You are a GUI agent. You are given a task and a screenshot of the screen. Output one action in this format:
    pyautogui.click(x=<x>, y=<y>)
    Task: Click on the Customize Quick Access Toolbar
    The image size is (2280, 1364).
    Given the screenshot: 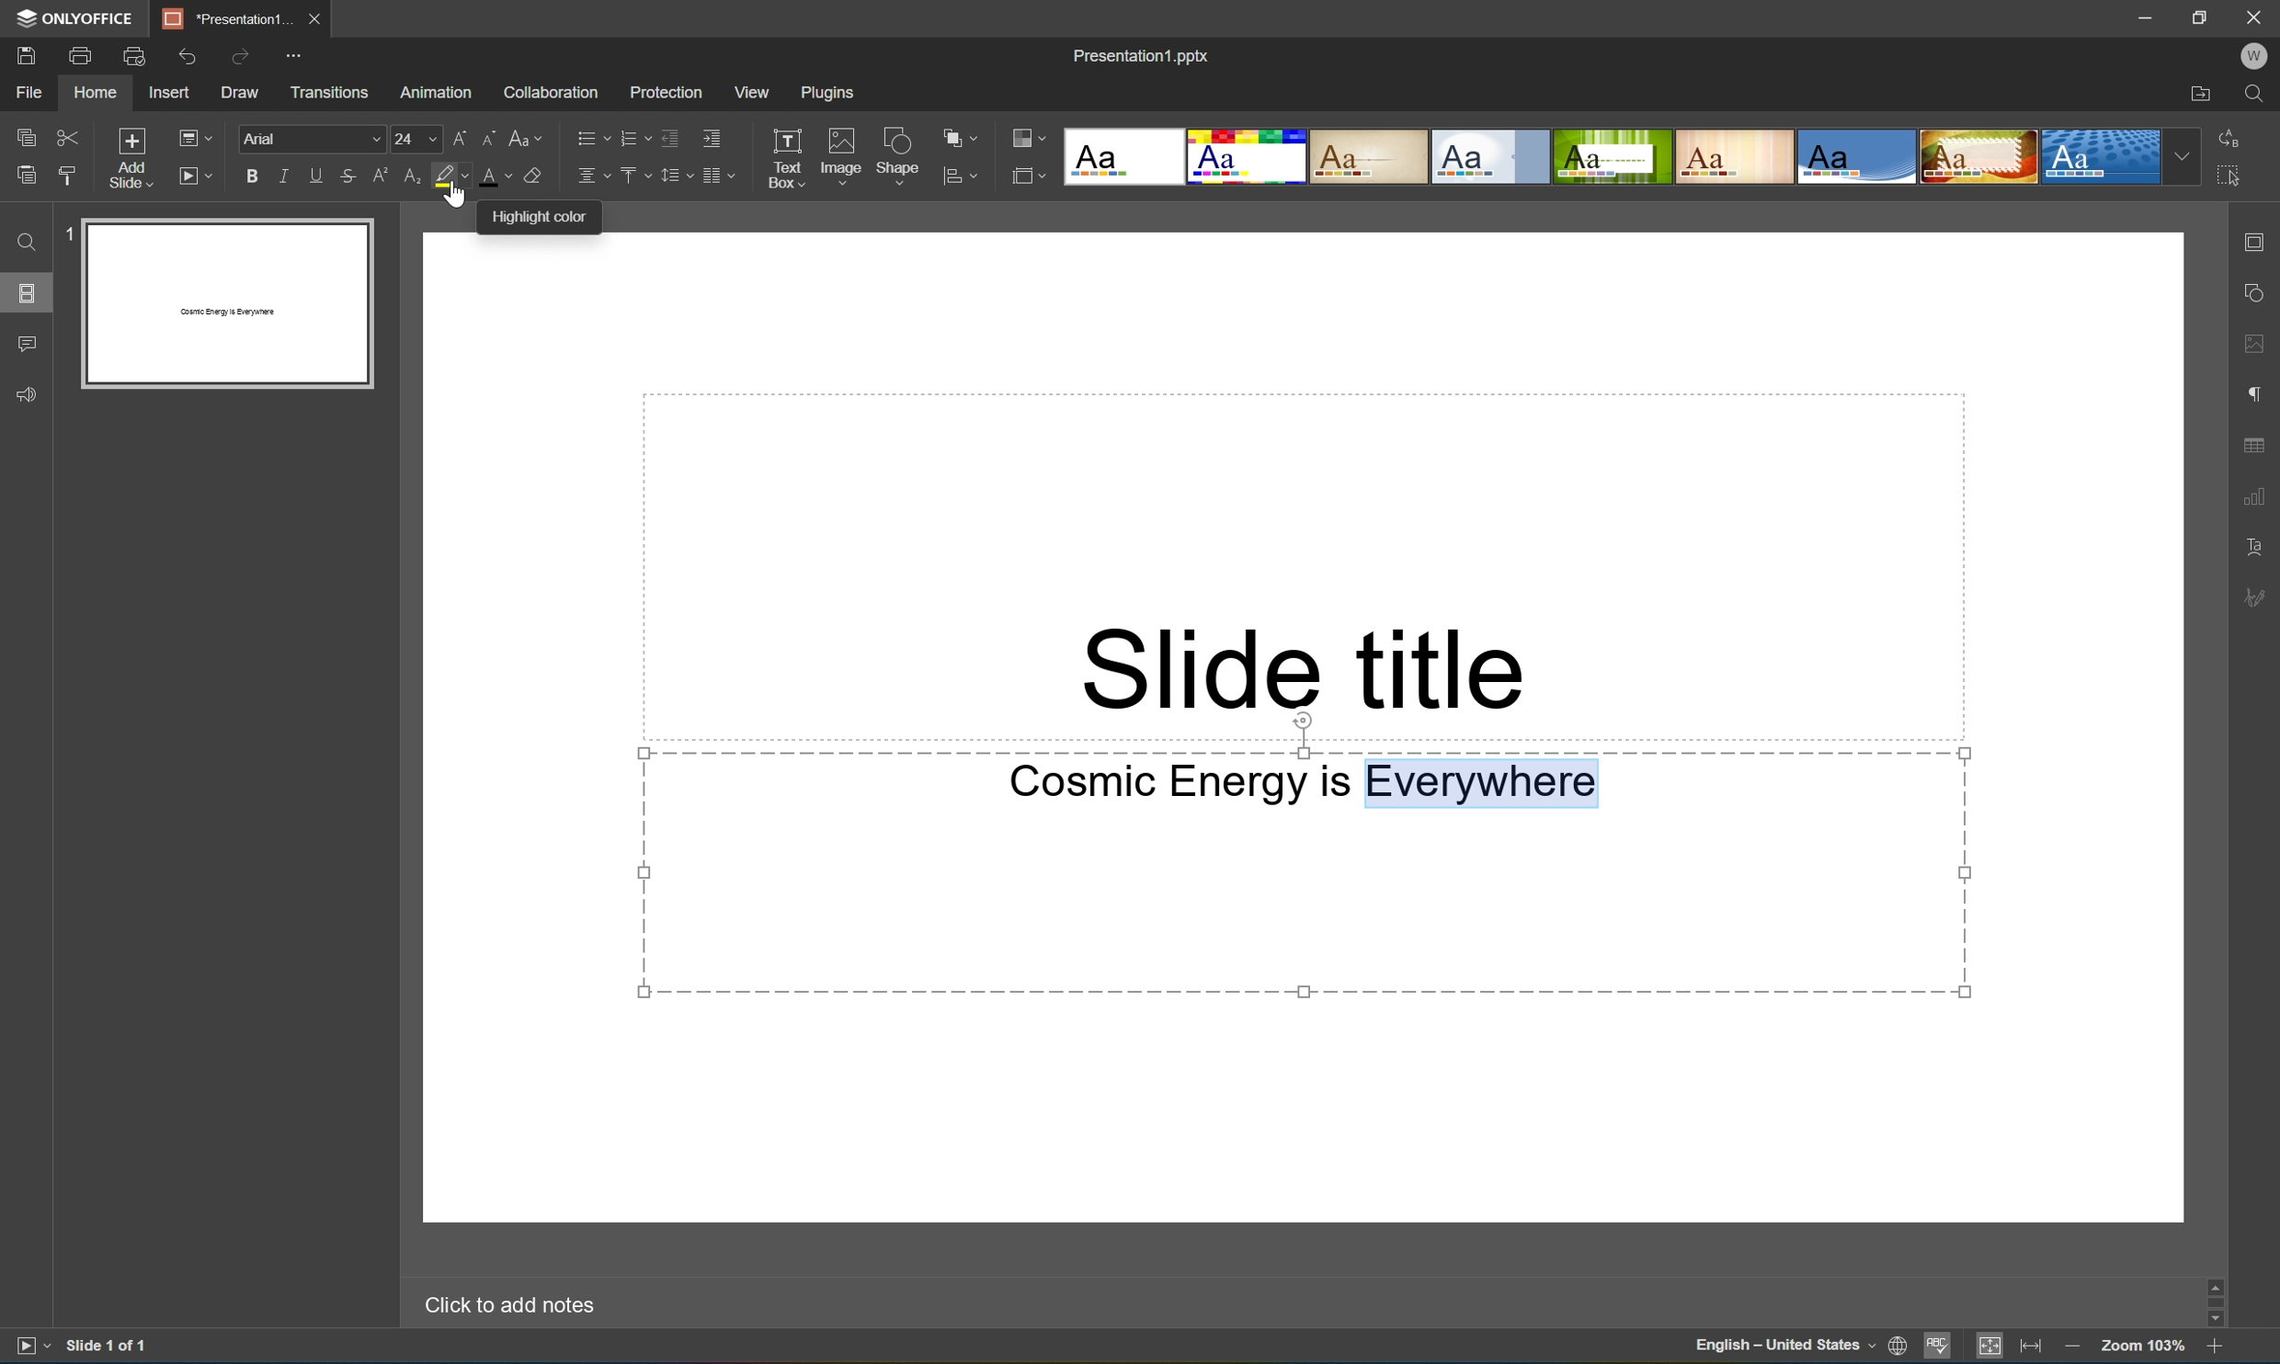 What is the action you would take?
    pyautogui.click(x=291, y=56)
    